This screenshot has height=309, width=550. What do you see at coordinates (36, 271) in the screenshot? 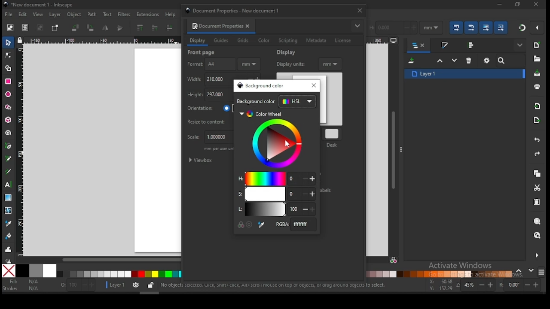
I see `50% grey` at bounding box center [36, 271].